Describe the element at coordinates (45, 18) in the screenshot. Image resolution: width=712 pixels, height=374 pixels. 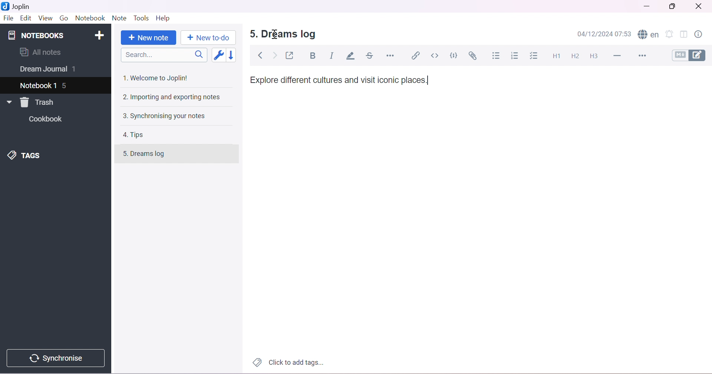
I see `View` at that location.